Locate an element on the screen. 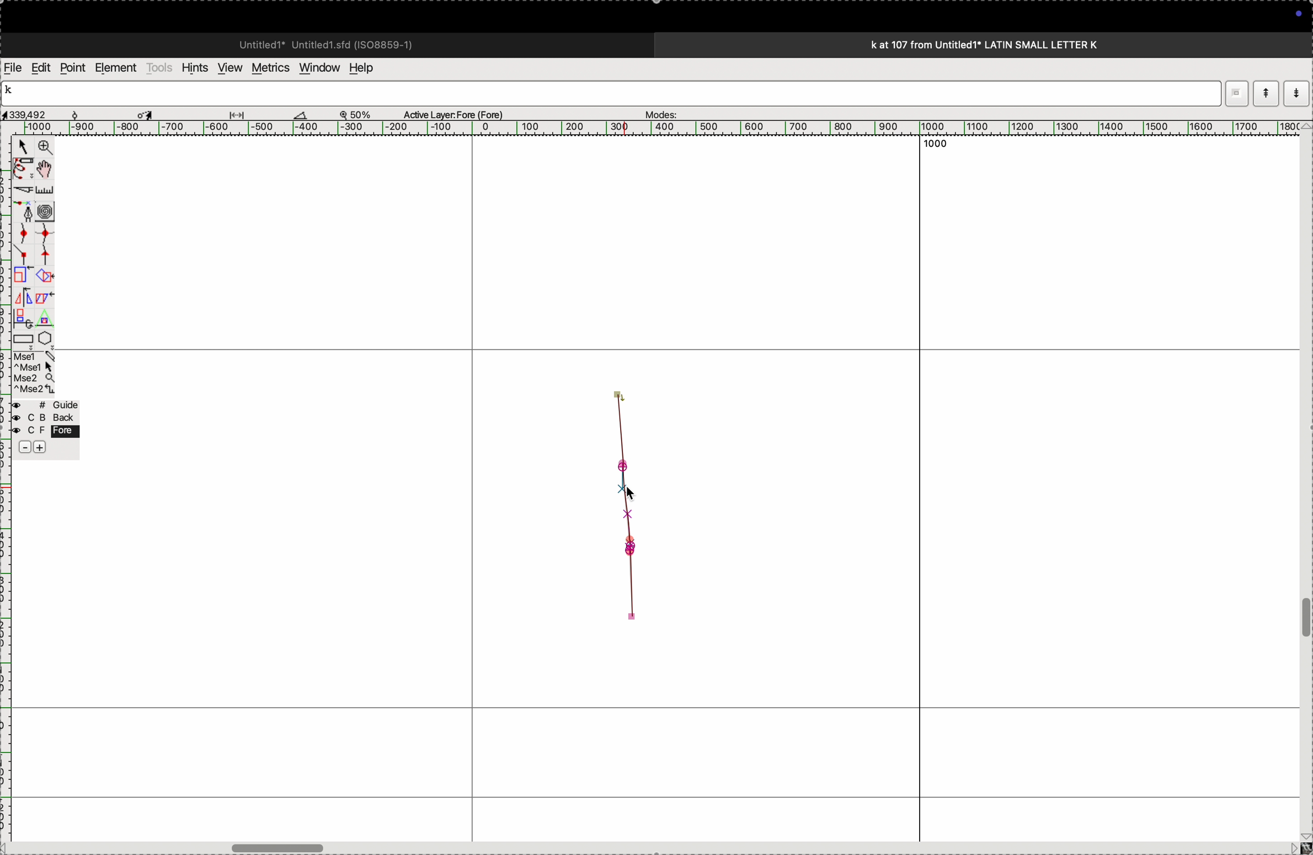 Image resolution: width=1313 pixels, height=855 pixels. co ordinates is located at coordinates (39, 111).